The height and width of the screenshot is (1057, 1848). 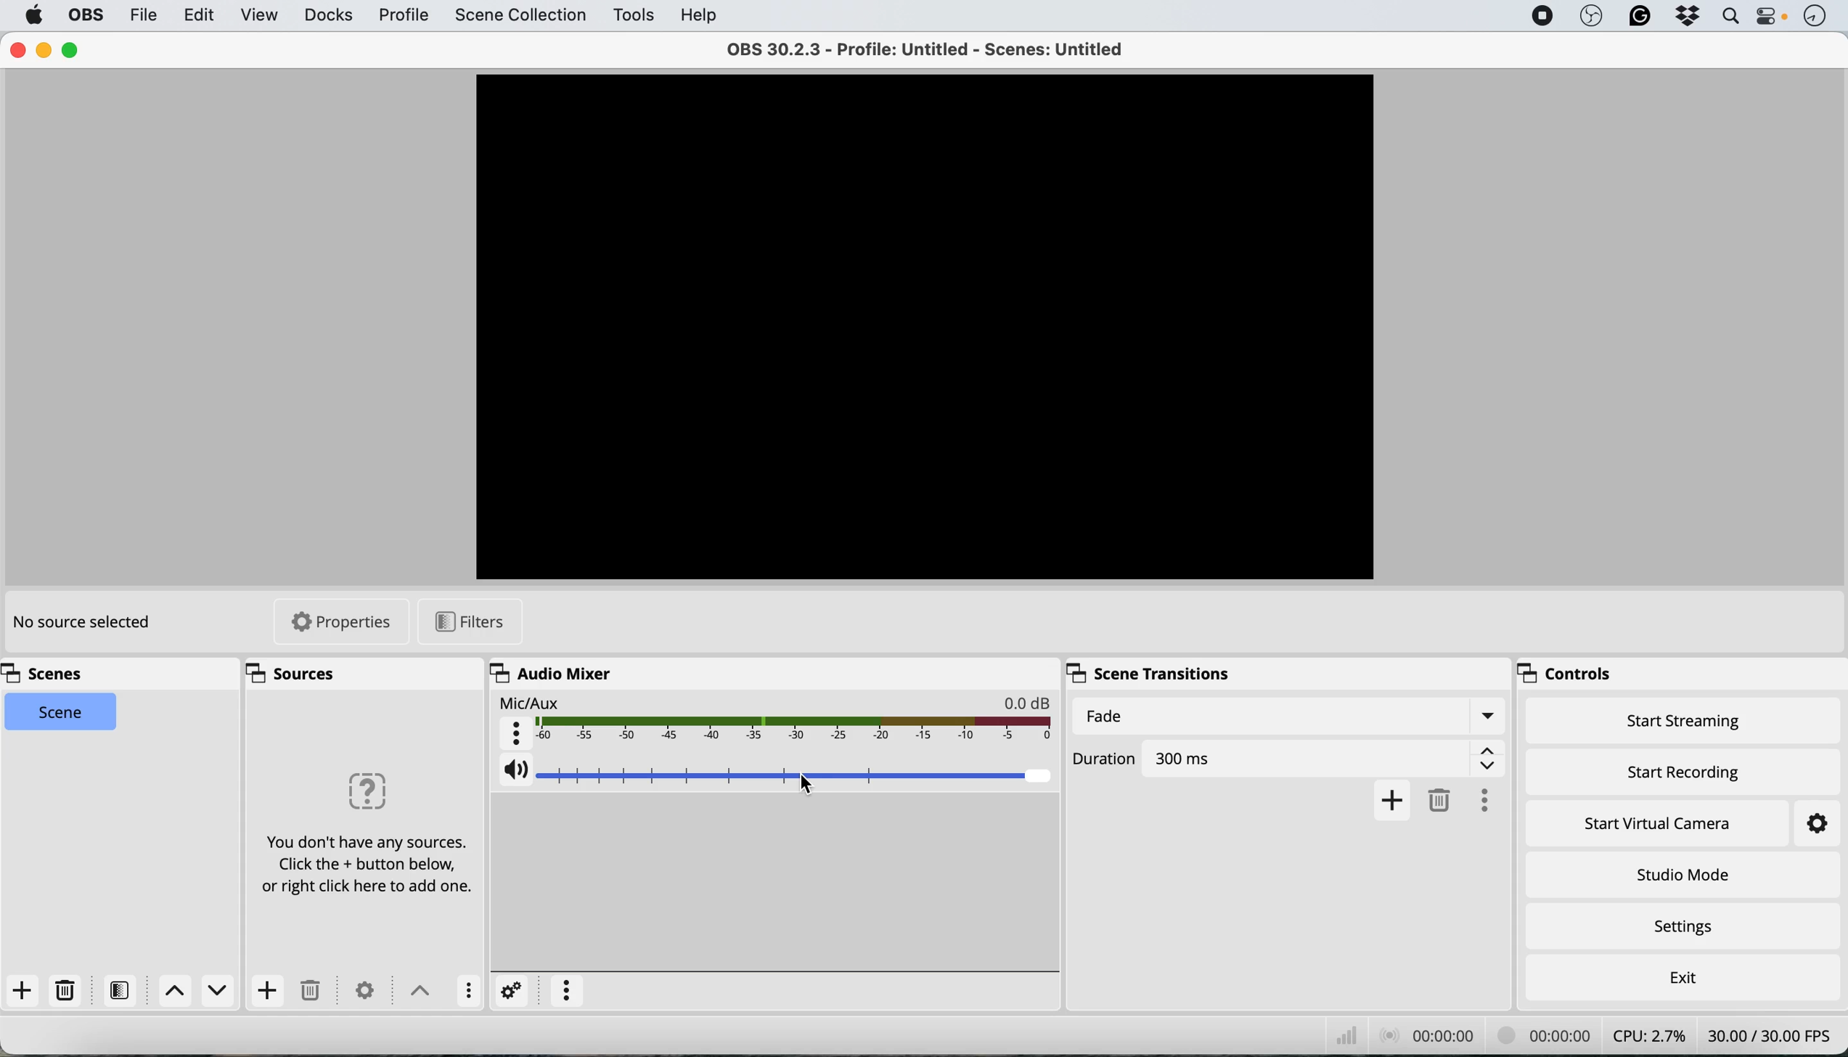 I want to click on file, so click(x=147, y=16).